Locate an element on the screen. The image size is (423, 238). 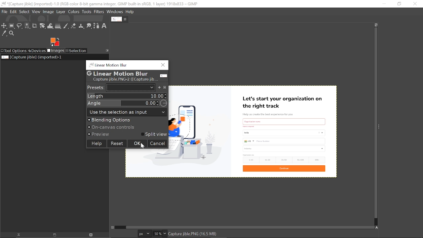
Capture jible.PNG(16.5 MB) is located at coordinates (193, 234).